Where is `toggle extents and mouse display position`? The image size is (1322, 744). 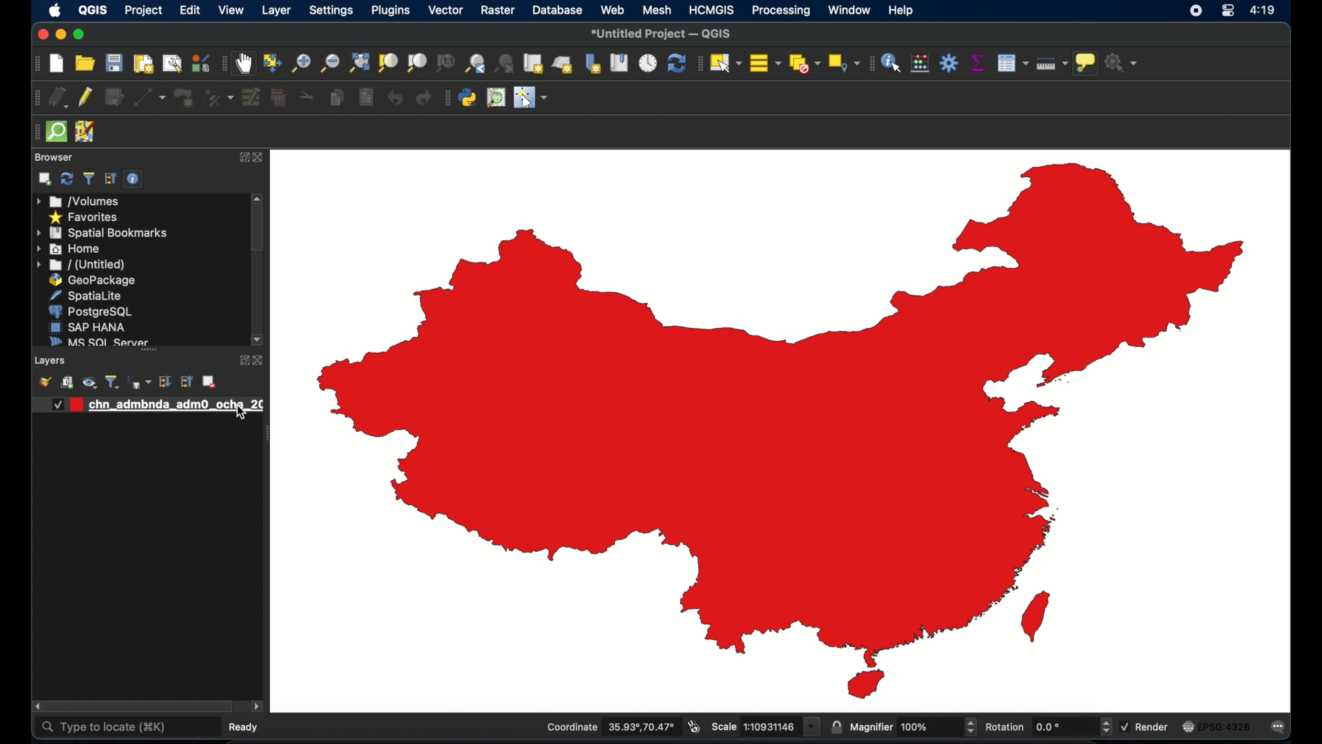
toggle extents and mouse display position is located at coordinates (693, 727).